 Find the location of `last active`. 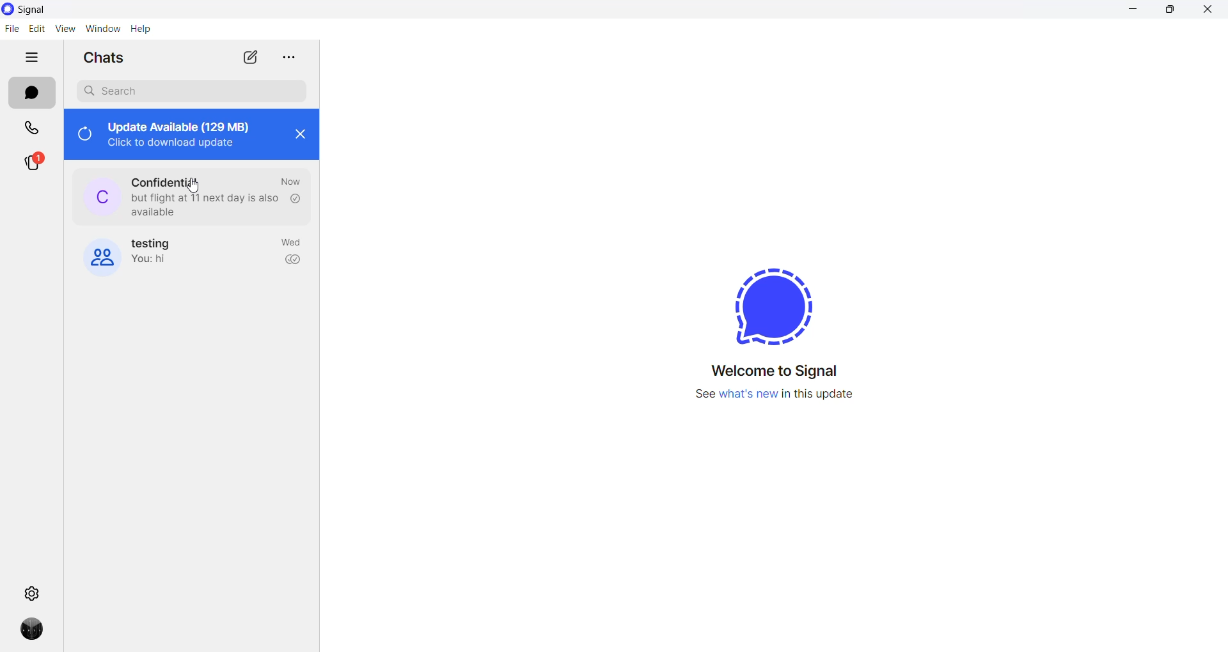

last active is located at coordinates (292, 244).